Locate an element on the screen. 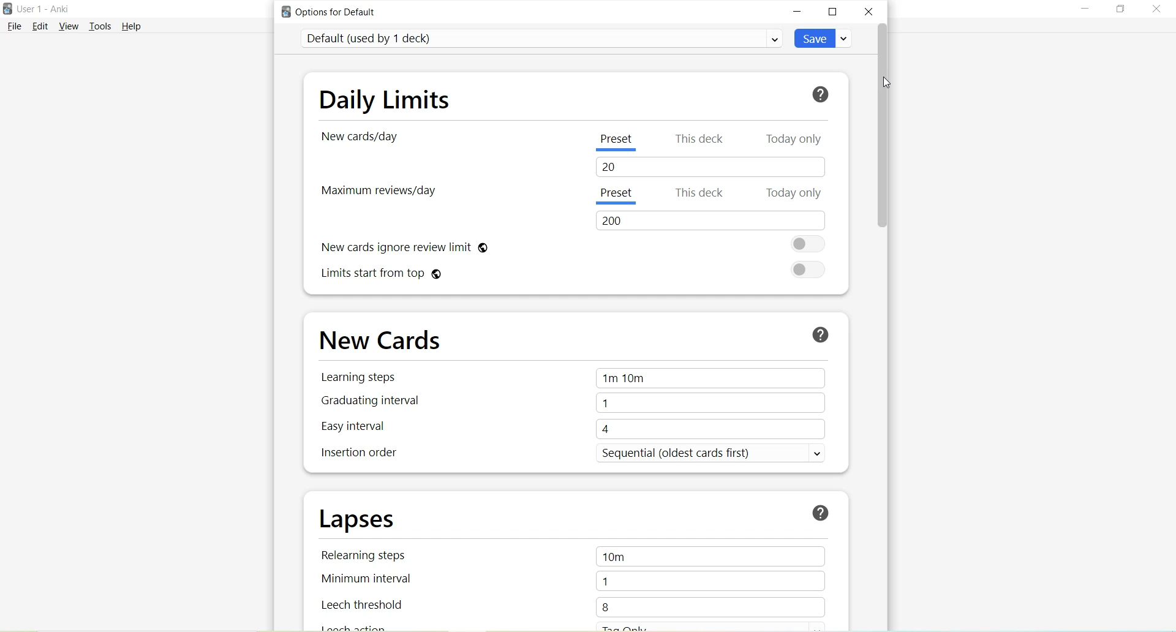 The height and width of the screenshot is (632, 1176). Help is located at coordinates (132, 26).